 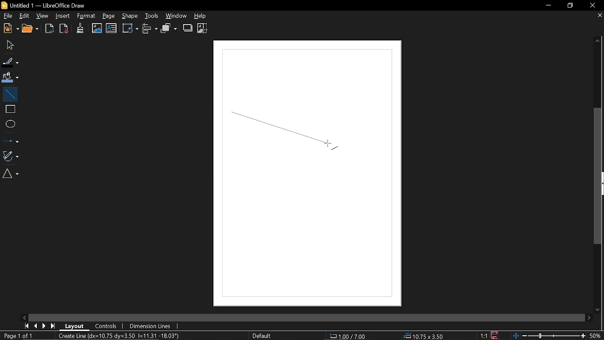 I want to click on Position, so click(x=350, y=336).